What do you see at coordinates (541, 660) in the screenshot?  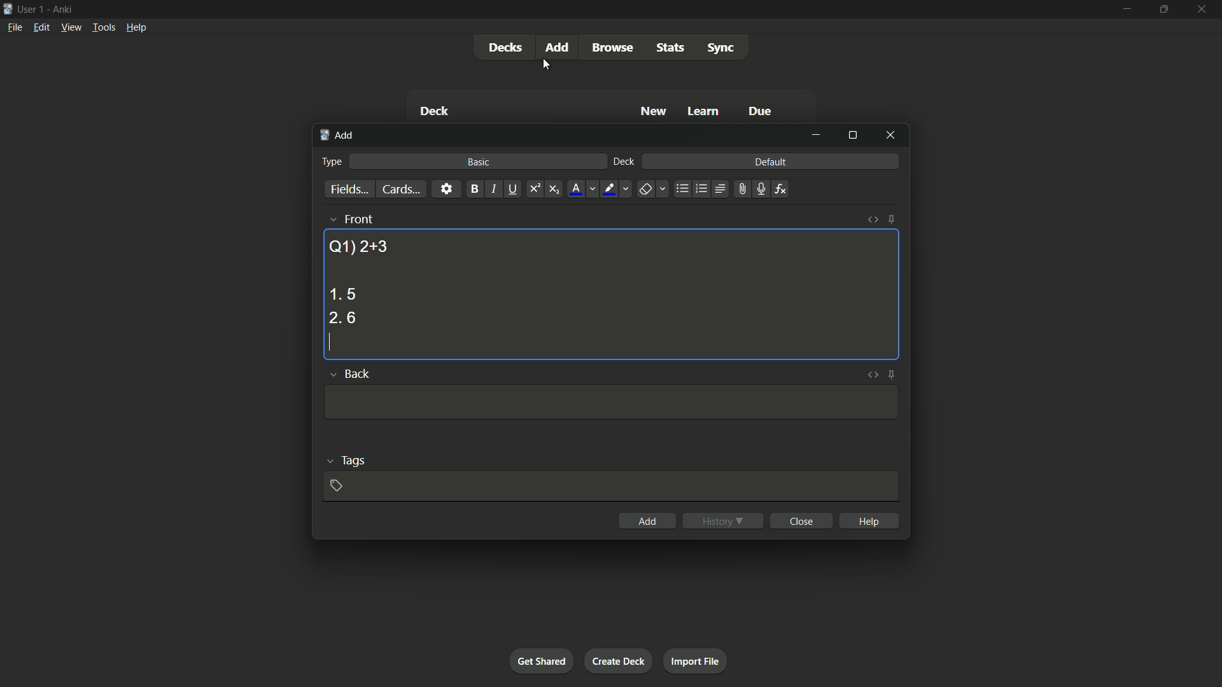 I see `get shared` at bounding box center [541, 660].